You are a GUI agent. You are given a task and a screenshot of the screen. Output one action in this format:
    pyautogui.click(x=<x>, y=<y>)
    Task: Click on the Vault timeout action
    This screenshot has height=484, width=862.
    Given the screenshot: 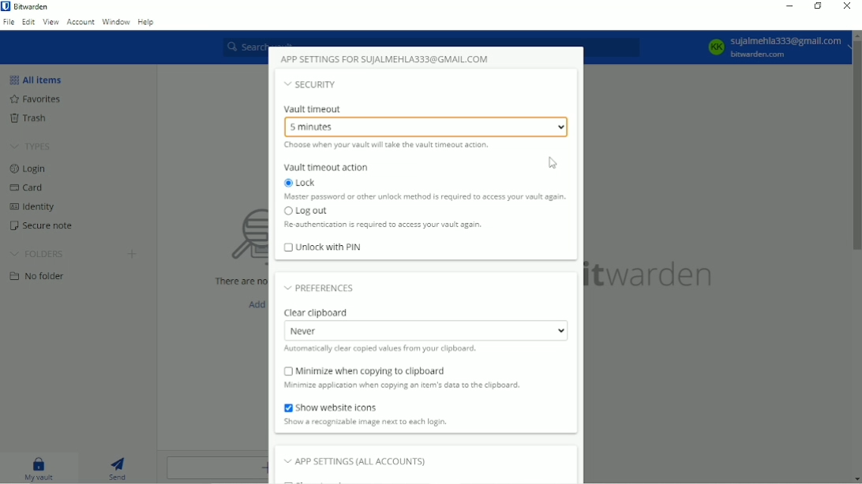 What is the action you would take?
    pyautogui.click(x=326, y=166)
    